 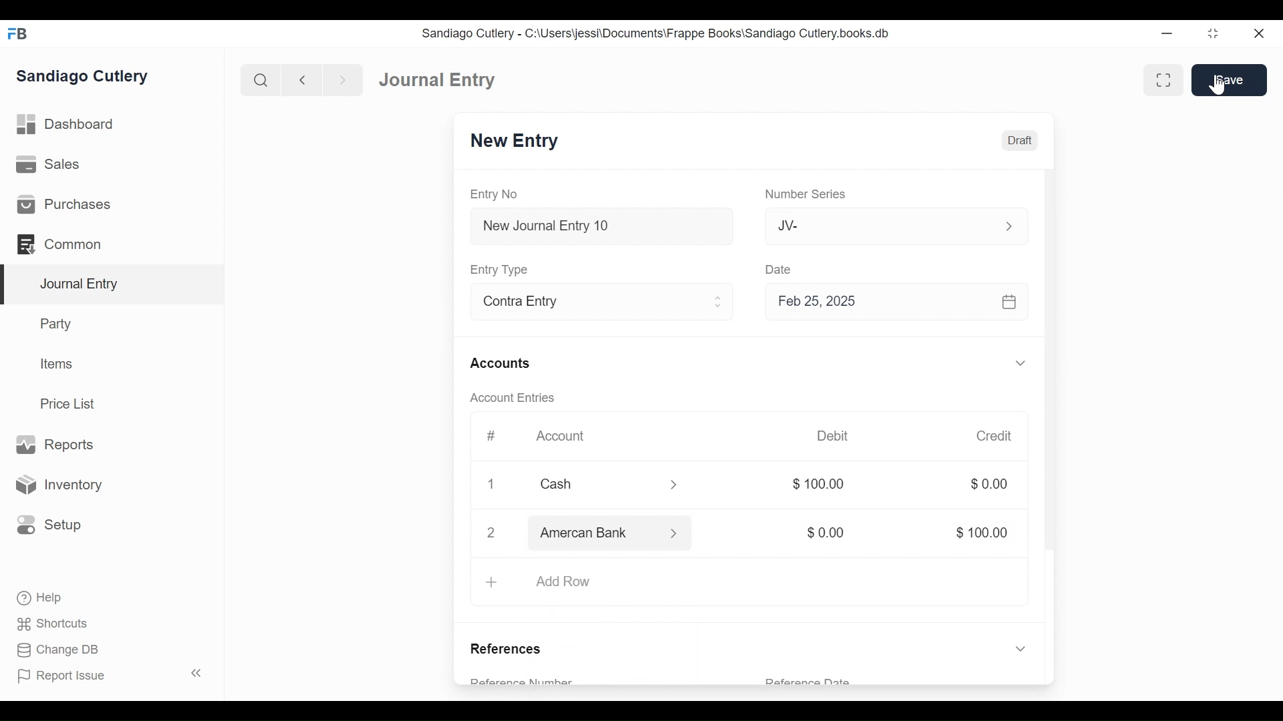 I want to click on Dashboard, so click(x=70, y=126).